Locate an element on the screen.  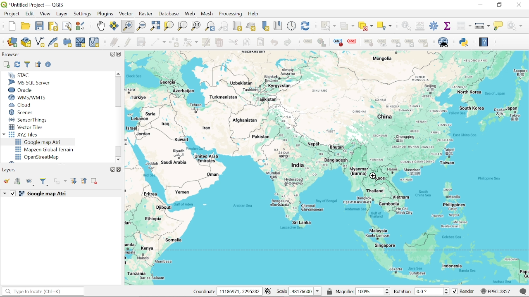
Layer labelling is located at coordinates (306, 42).